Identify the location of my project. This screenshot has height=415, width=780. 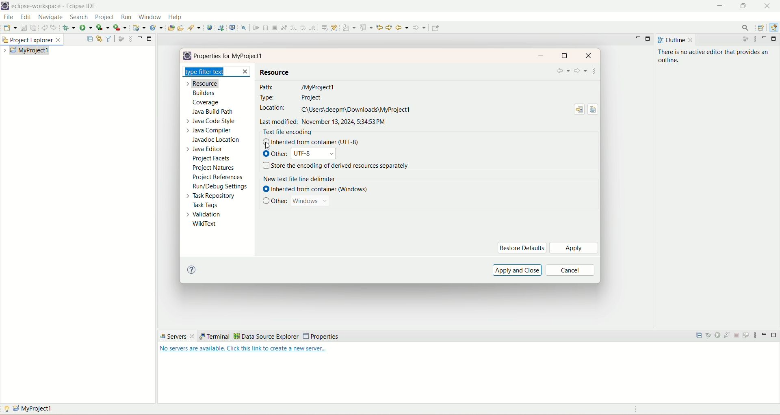
(32, 408).